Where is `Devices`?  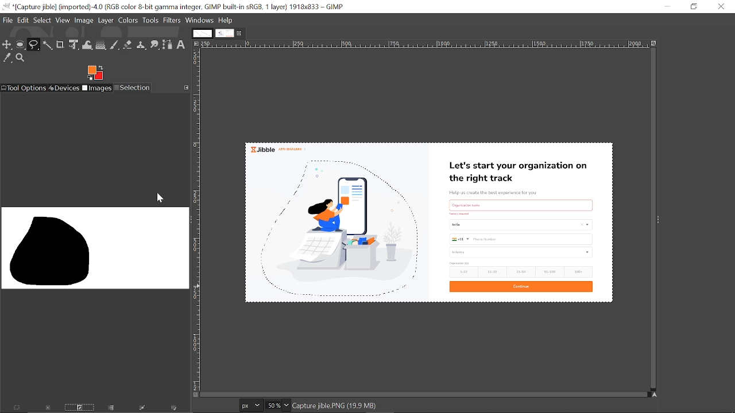
Devices is located at coordinates (64, 88).